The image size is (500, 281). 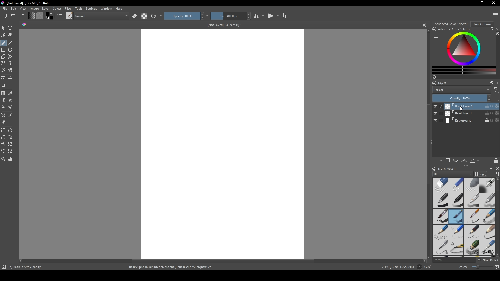 What do you see at coordinates (46, 9) in the screenshot?
I see `Layer` at bounding box center [46, 9].